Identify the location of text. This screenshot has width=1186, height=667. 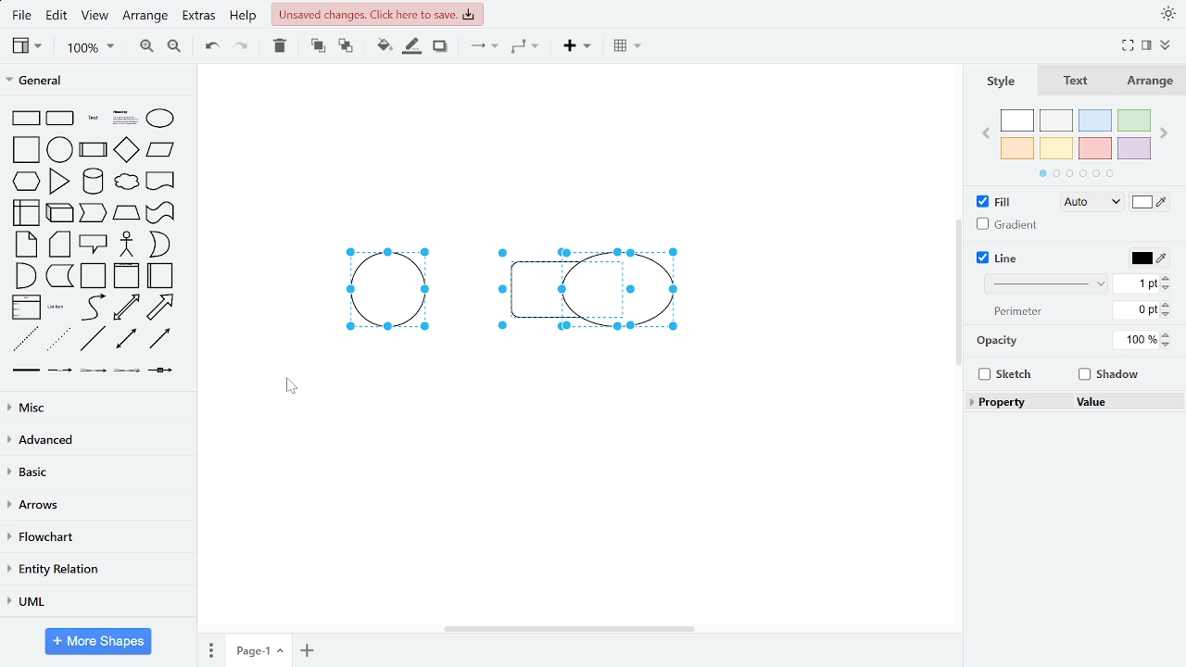
(94, 118).